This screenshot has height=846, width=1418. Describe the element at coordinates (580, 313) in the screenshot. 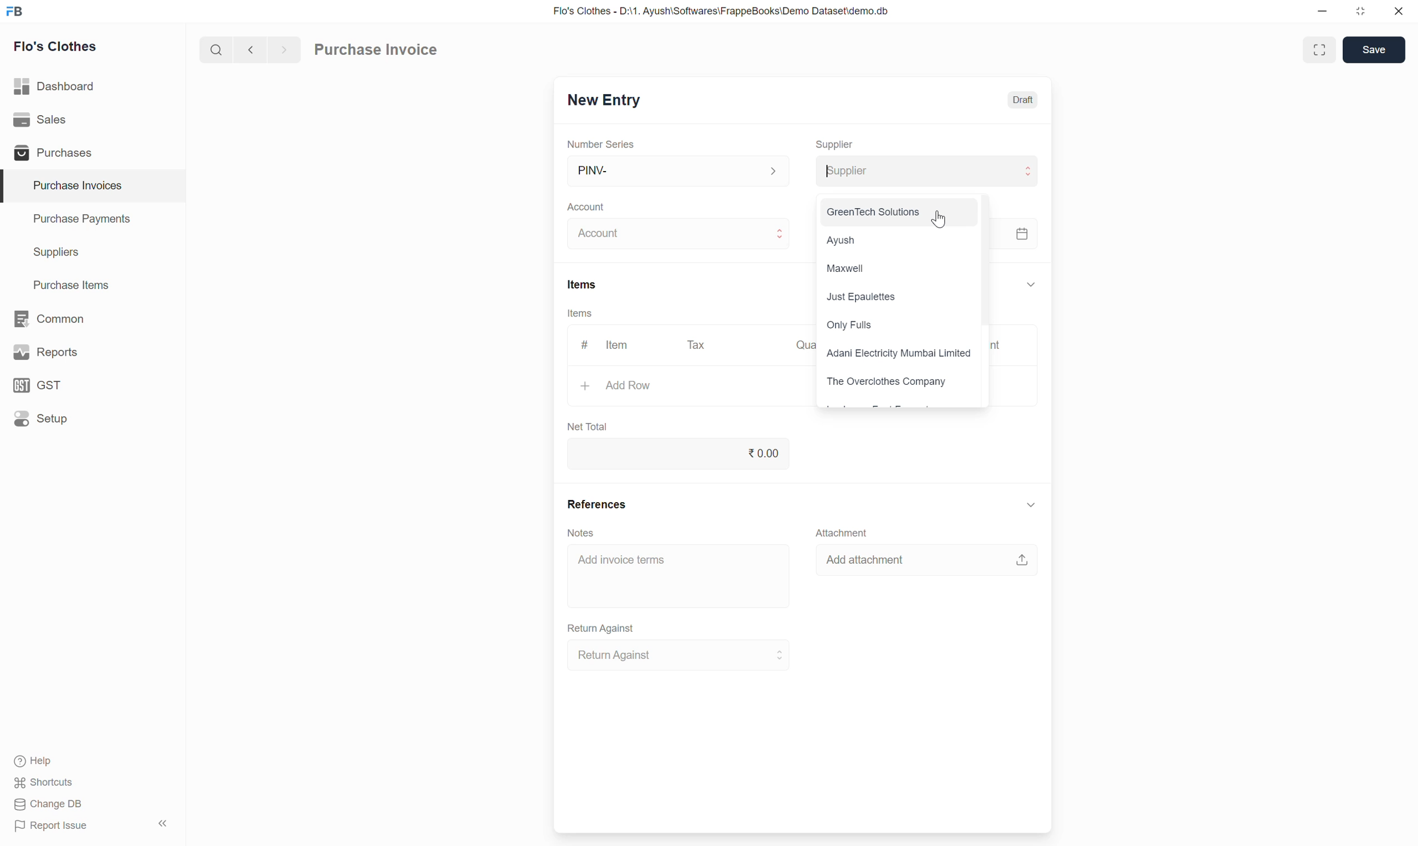

I see `Items` at that location.